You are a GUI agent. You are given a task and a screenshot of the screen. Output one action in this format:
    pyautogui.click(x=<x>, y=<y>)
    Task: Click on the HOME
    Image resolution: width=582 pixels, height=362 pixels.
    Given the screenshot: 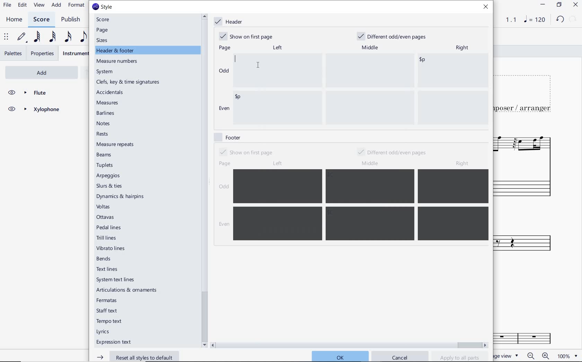 What is the action you would take?
    pyautogui.click(x=14, y=20)
    